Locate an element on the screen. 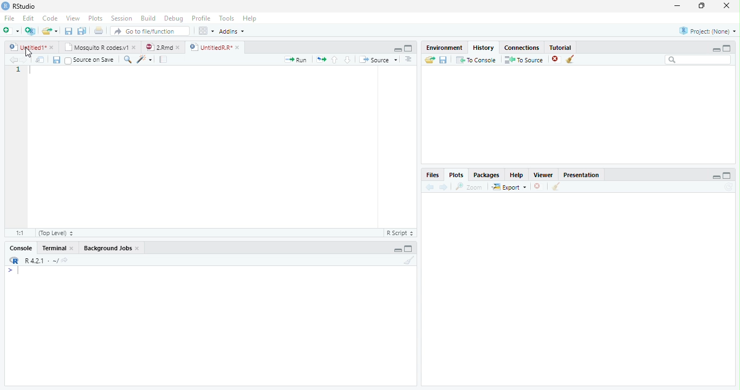  History is located at coordinates (483, 48).